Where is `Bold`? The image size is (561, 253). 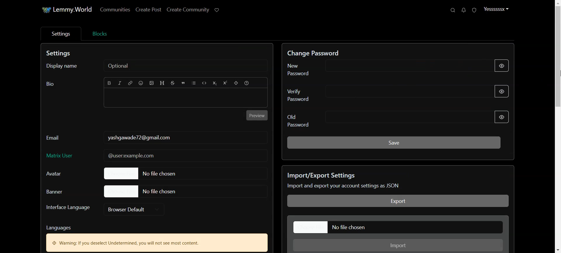
Bold is located at coordinates (109, 83).